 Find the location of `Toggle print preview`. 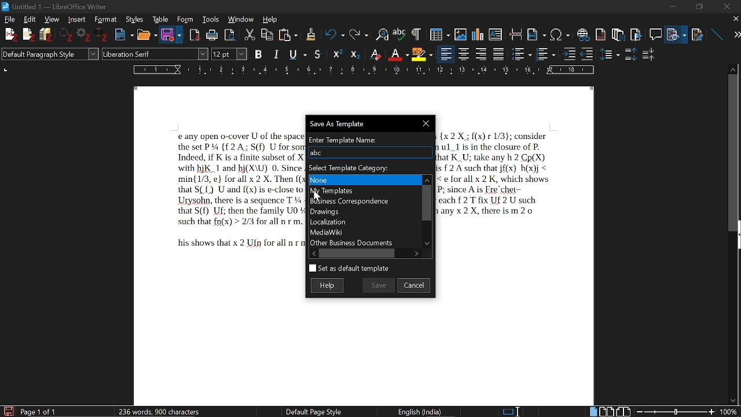

Toggle print preview is located at coordinates (233, 34).